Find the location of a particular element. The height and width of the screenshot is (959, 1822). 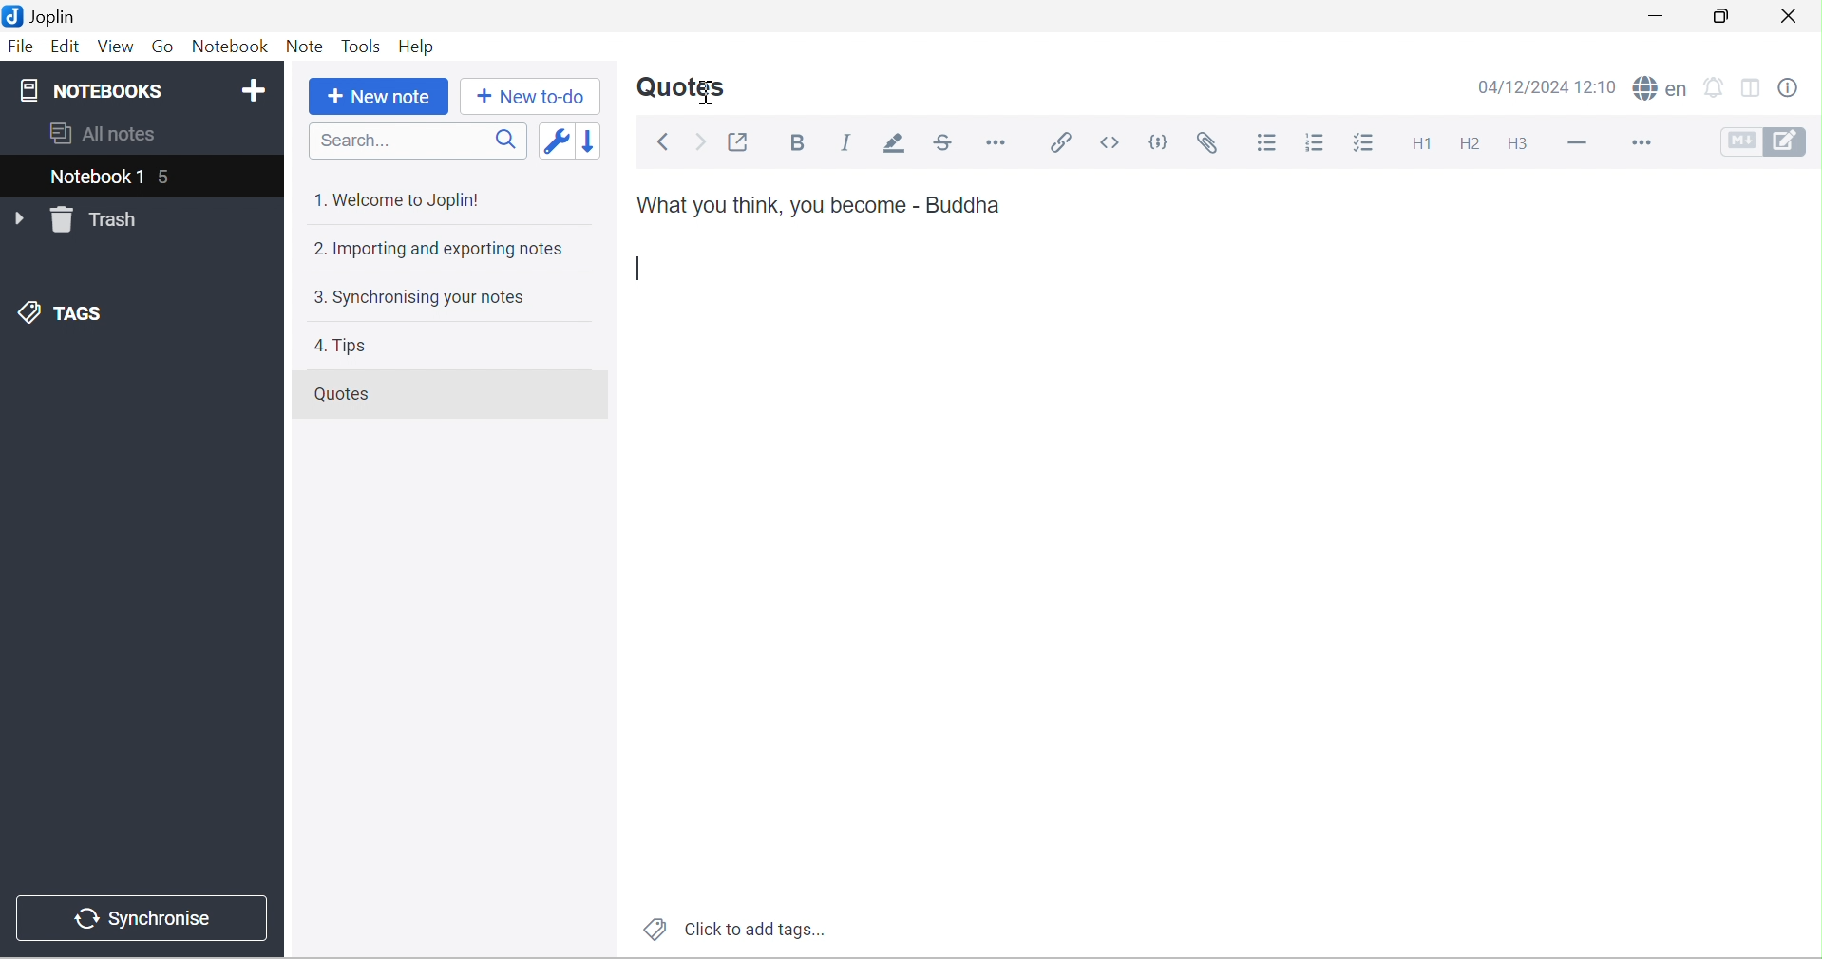

Bulleted list is located at coordinates (1268, 145).